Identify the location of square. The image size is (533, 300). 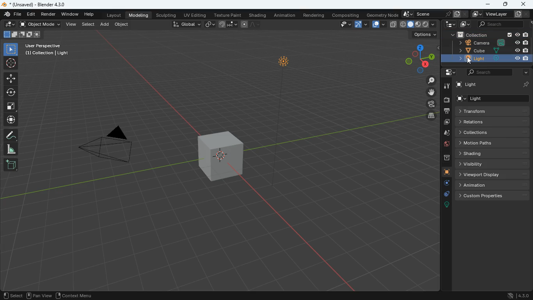
(10, 107).